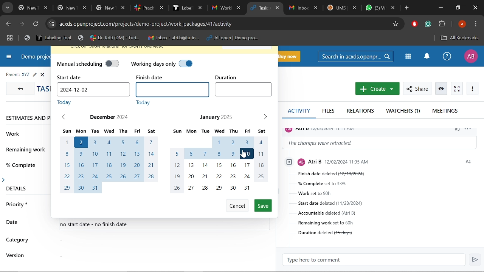 The image size is (484, 272). What do you see at coordinates (19, 88) in the screenshot?
I see `GO back` at bounding box center [19, 88].